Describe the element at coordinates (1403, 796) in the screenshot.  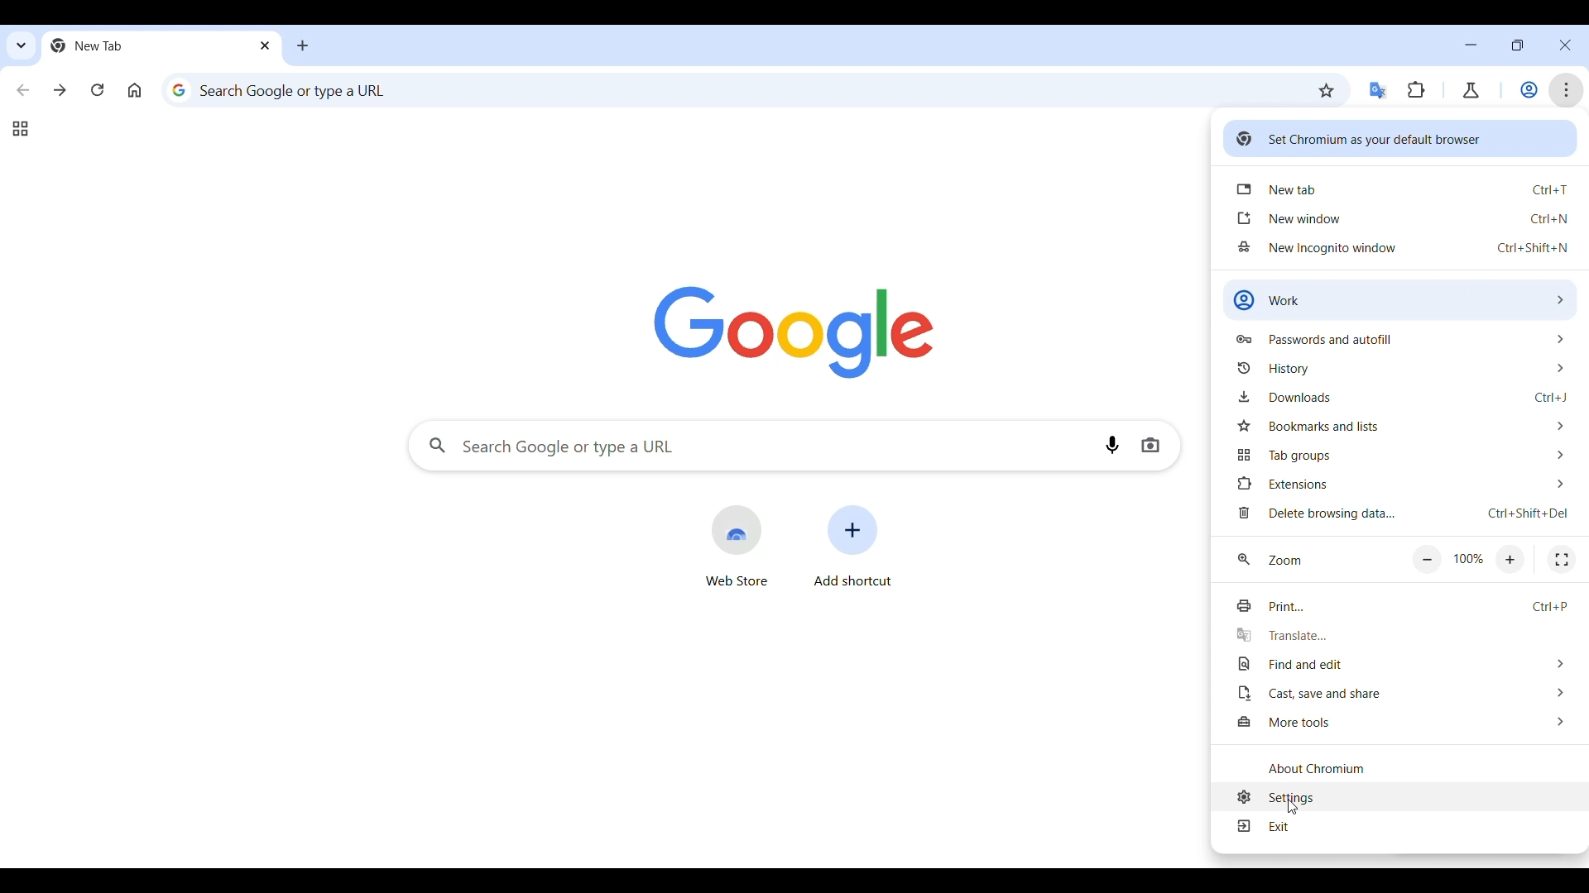
I see `Settings` at that location.